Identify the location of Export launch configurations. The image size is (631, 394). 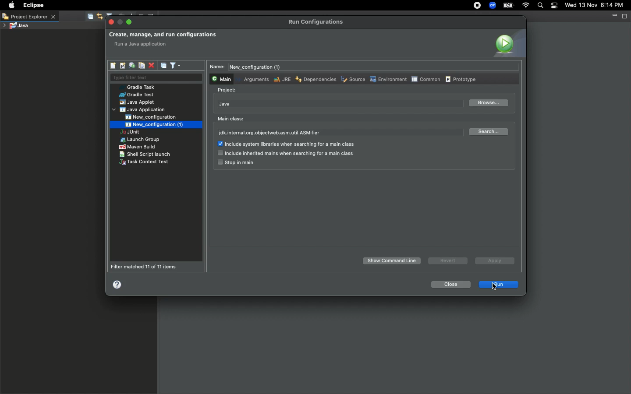
(131, 66).